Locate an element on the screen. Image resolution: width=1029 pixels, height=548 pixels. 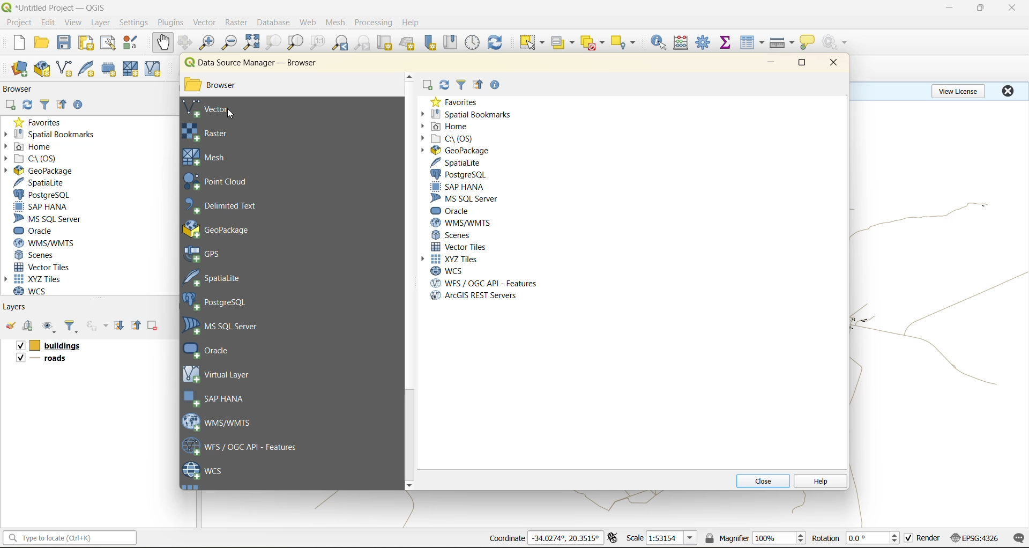
arcgis/ rest servers is located at coordinates (473, 296).